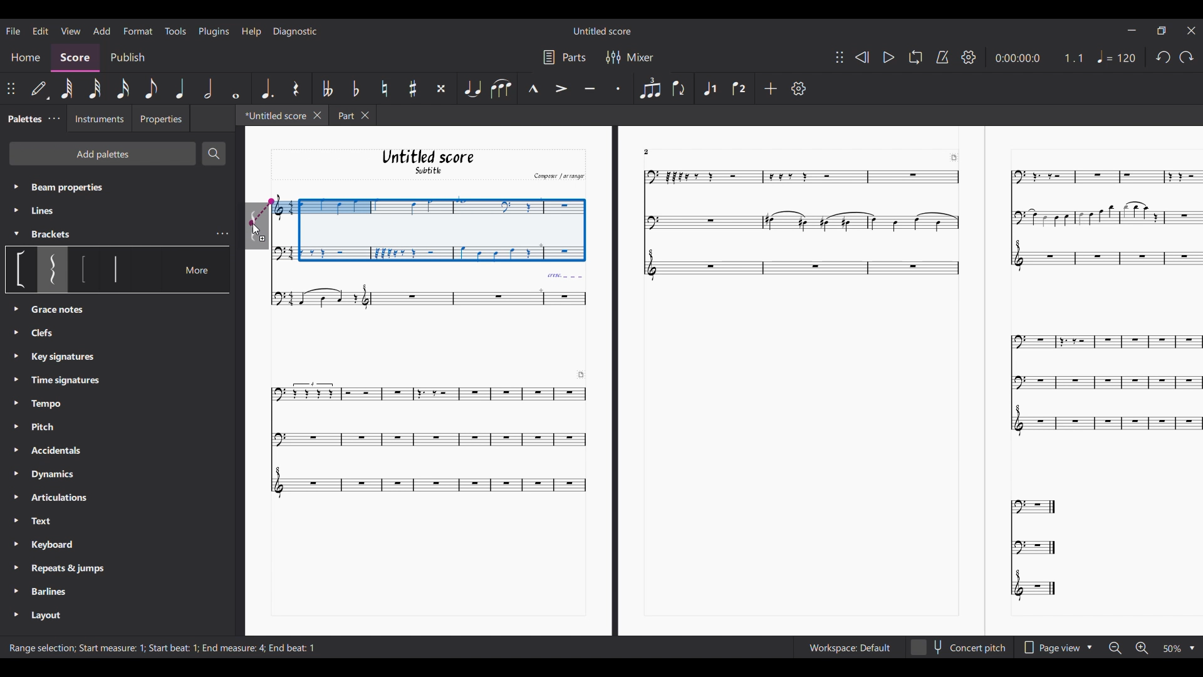  I want to click on Brackets, so click(58, 234).